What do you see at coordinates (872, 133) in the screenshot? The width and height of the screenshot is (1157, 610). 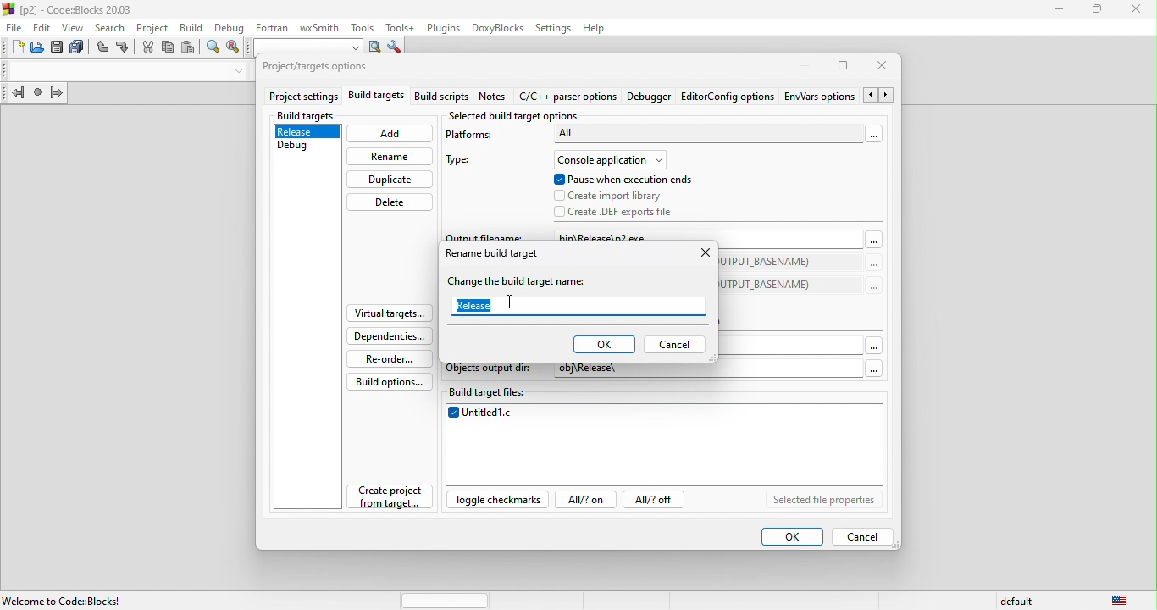 I see `more` at bounding box center [872, 133].